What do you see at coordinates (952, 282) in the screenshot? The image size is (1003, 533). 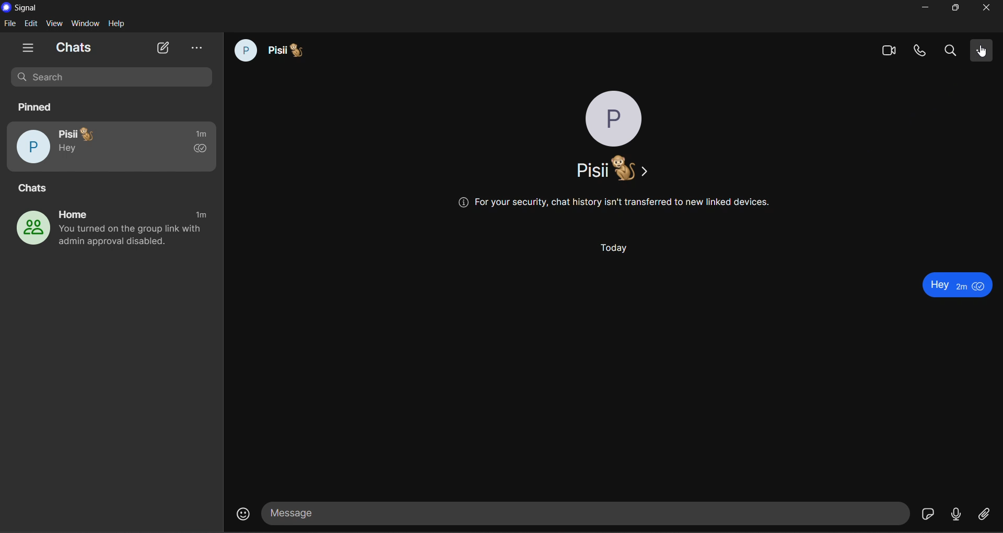 I see `text` at bounding box center [952, 282].